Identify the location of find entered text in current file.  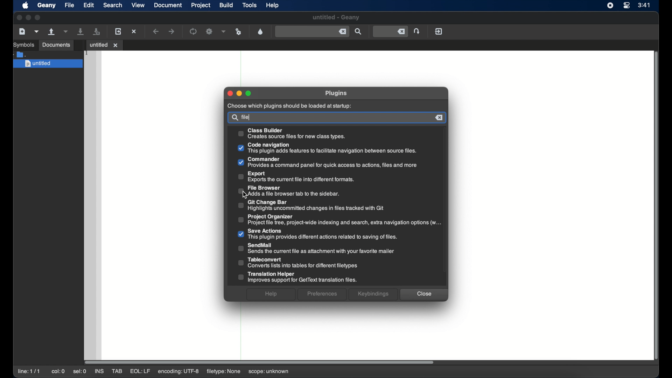
(358, 32).